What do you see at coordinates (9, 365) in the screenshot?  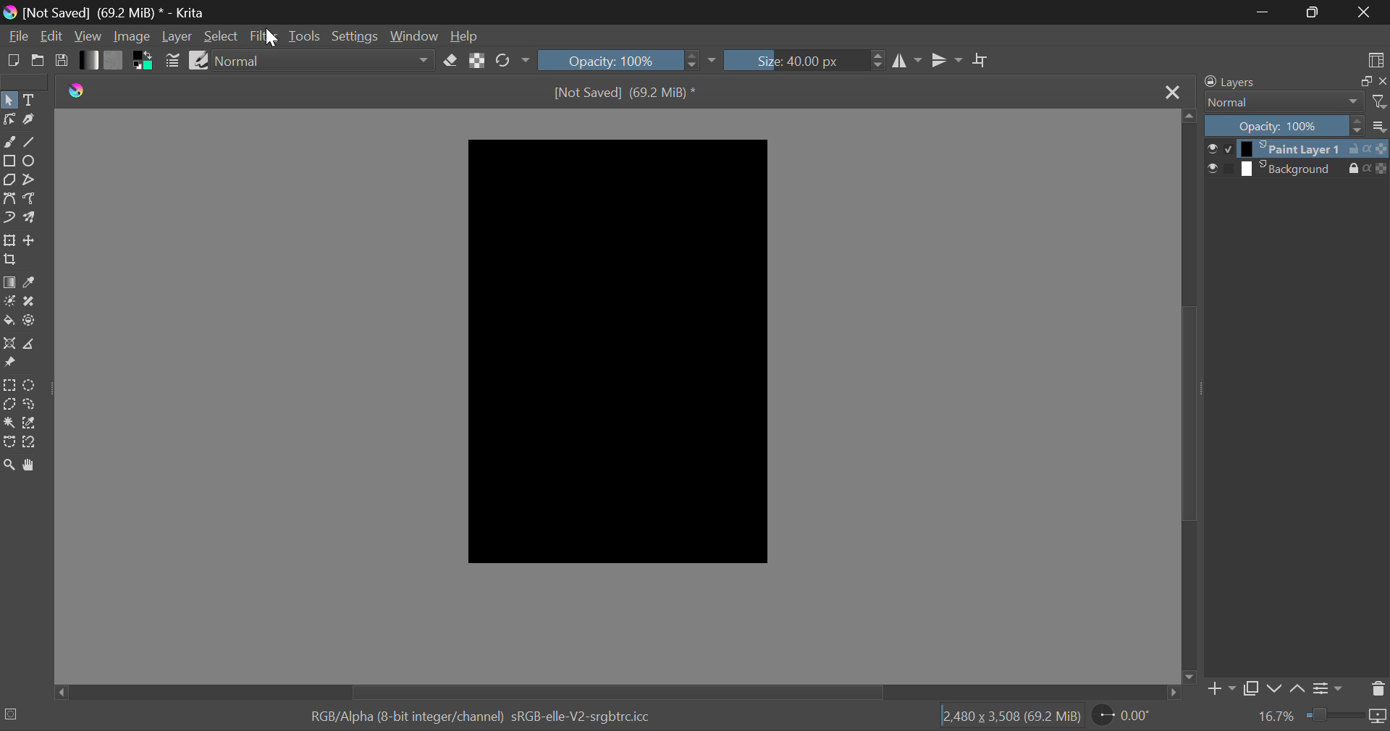 I see `Reference Images` at bounding box center [9, 365].